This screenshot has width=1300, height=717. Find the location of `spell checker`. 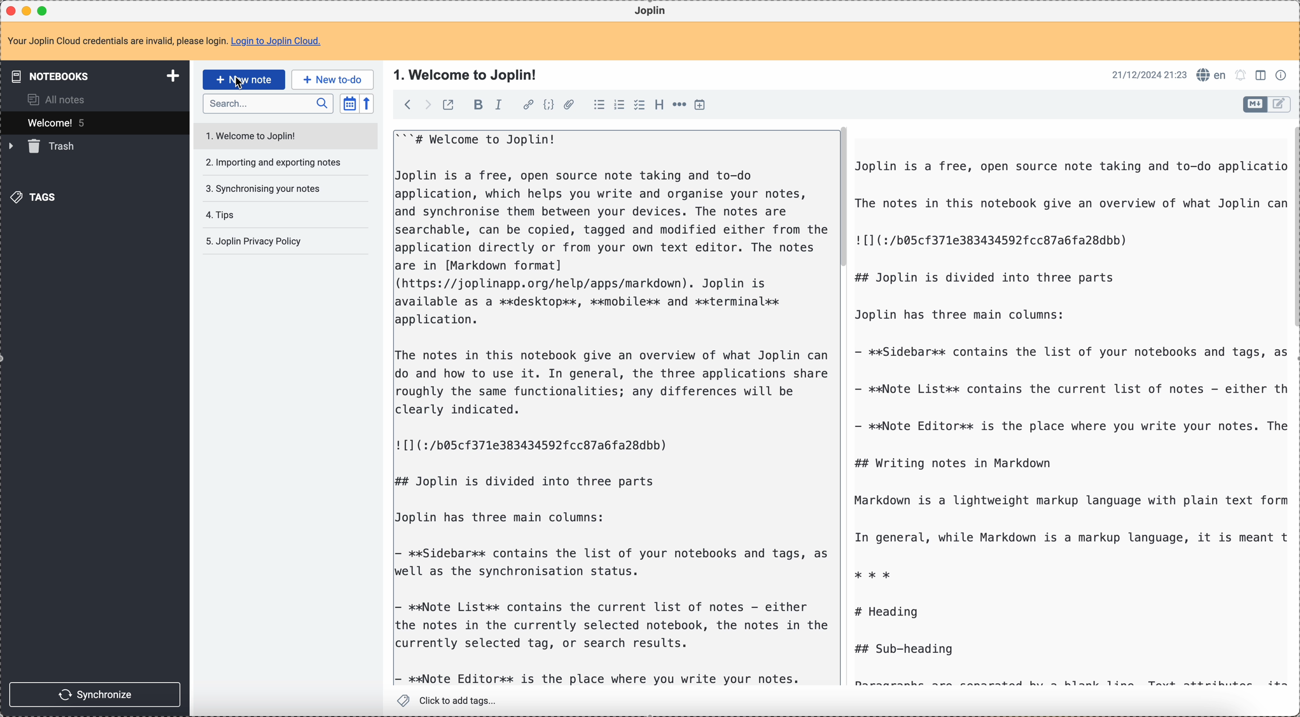

spell checker is located at coordinates (1212, 75).